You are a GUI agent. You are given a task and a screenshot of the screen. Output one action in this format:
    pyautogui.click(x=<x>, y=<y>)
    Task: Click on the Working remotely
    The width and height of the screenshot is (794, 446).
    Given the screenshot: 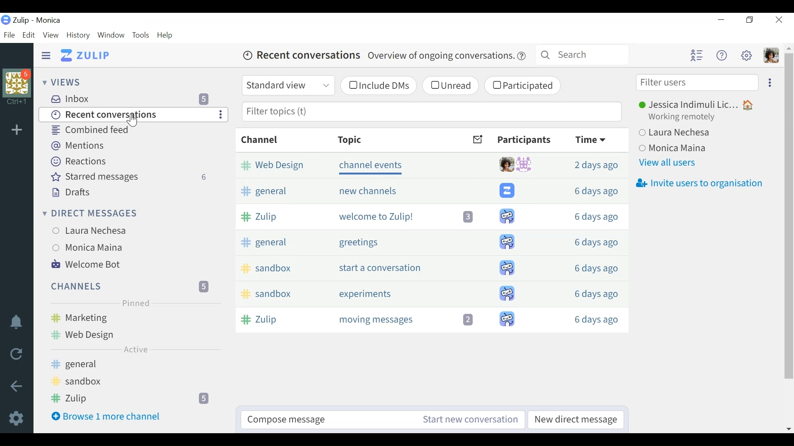 What is the action you would take?
    pyautogui.click(x=684, y=118)
    